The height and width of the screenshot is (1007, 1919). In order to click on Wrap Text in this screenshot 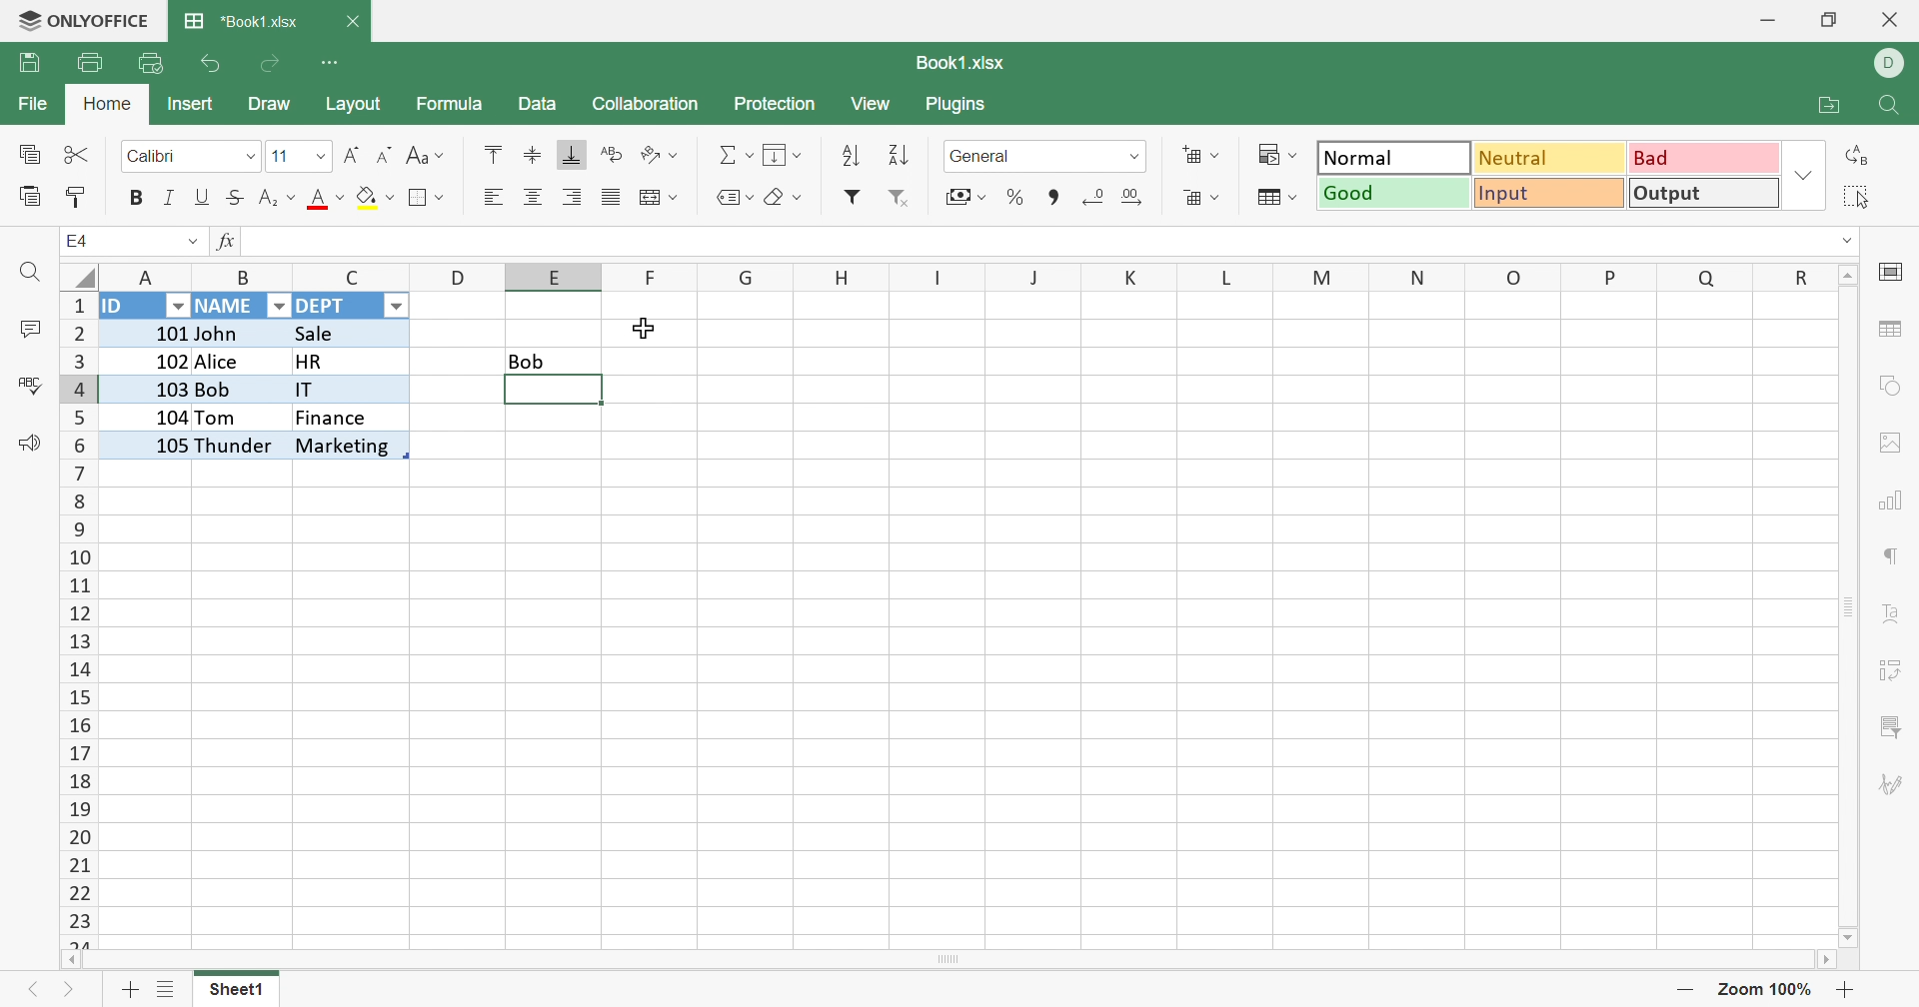, I will do `click(614, 154)`.